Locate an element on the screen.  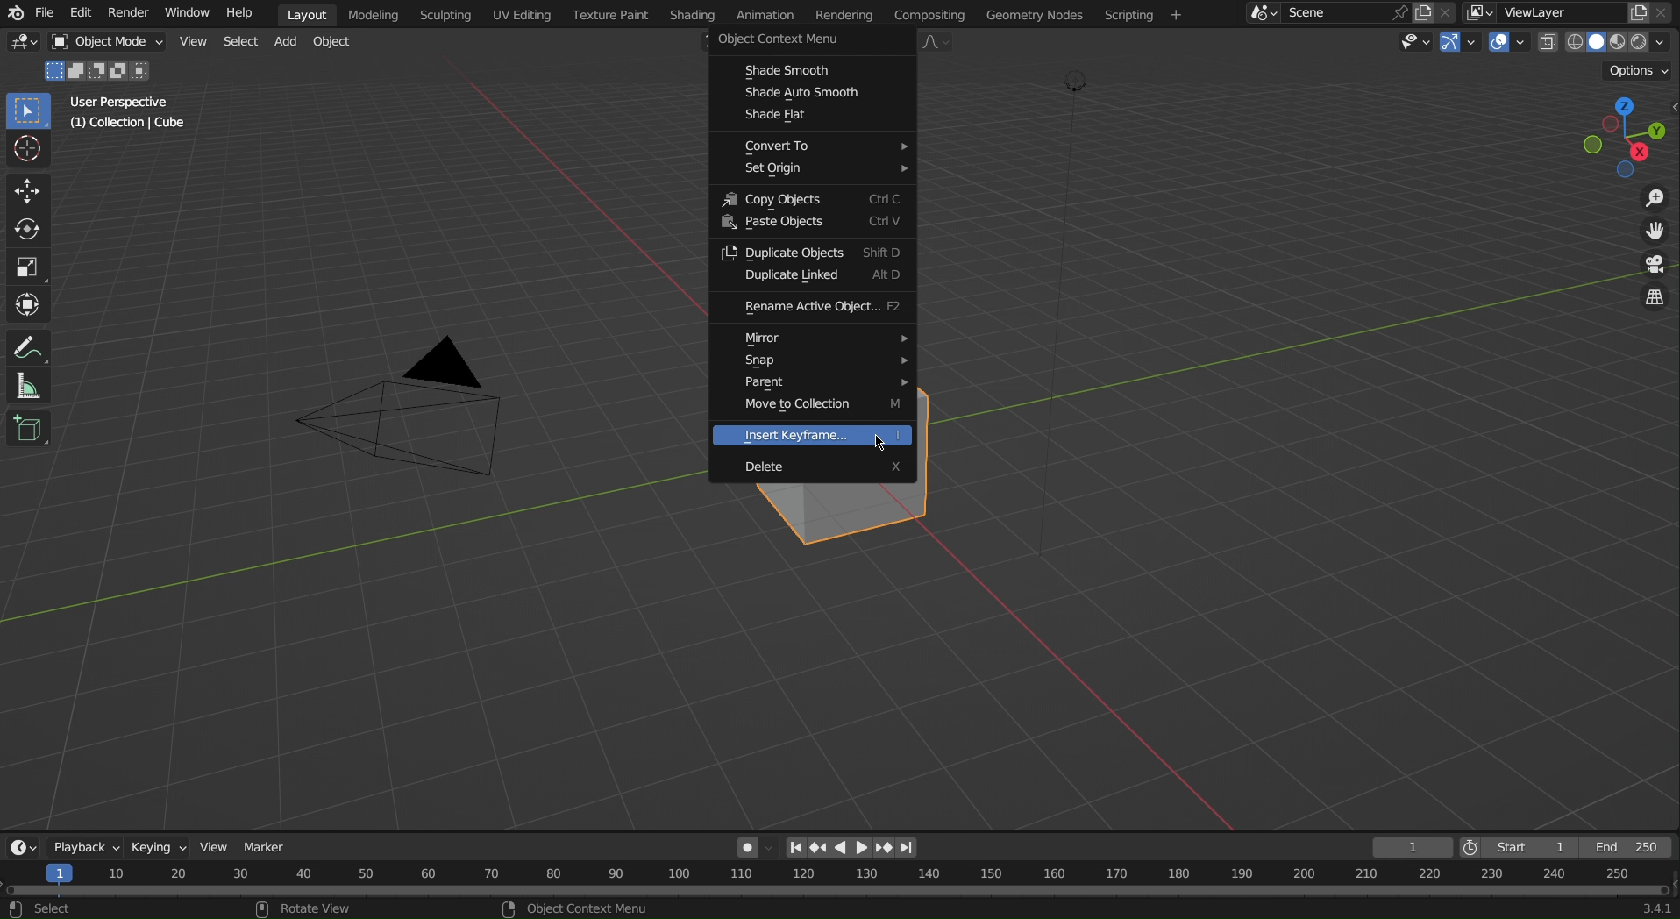
Shade Smooth is located at coordinates (813, 71).